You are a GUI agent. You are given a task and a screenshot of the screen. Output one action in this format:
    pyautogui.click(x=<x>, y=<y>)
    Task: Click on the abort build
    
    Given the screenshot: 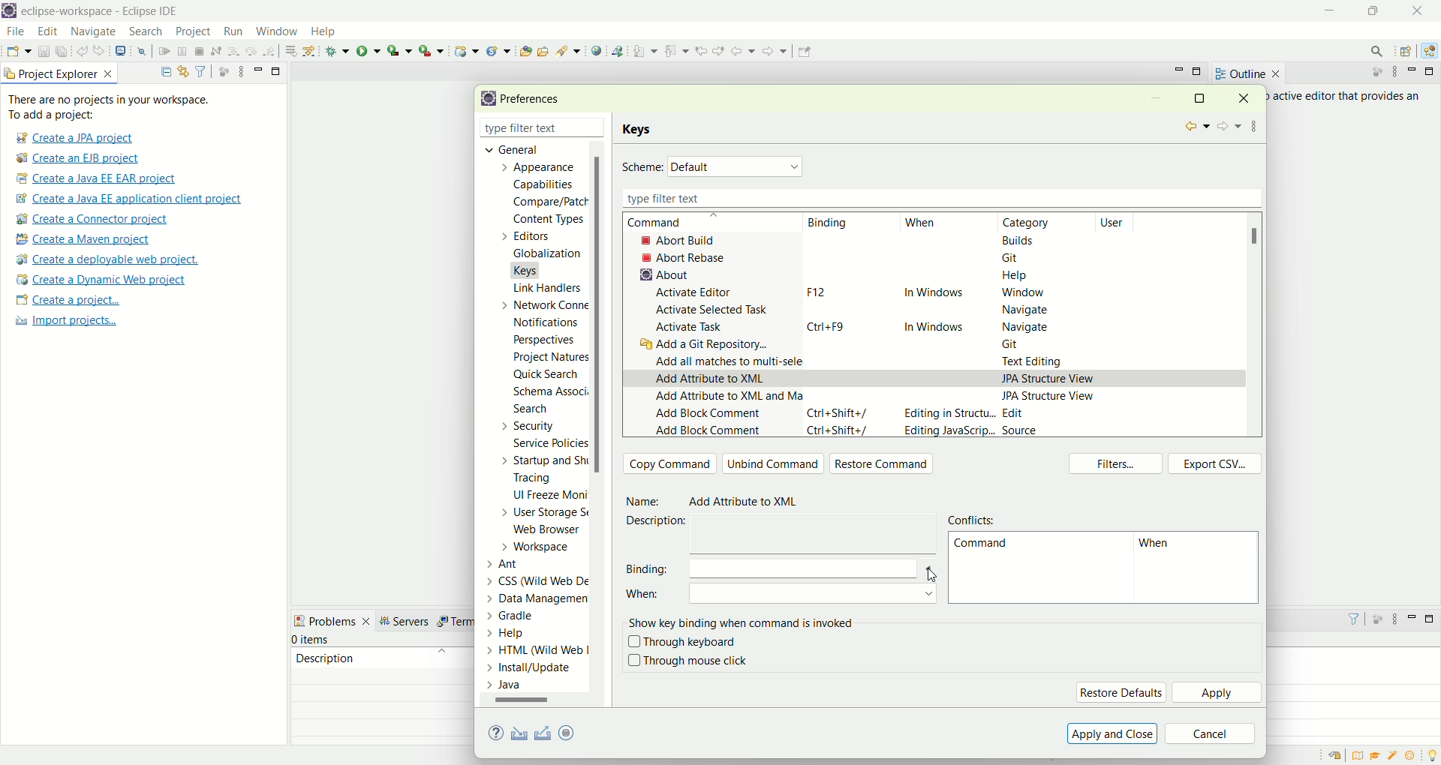 What is the action you would take?
    pyautogui.click(x=691, y=240)
    